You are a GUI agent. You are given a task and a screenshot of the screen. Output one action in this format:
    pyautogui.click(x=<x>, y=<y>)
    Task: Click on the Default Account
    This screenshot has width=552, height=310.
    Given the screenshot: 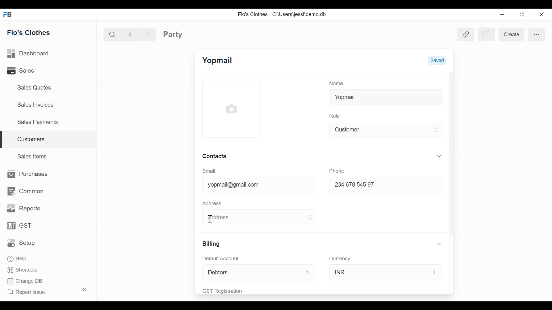 What is the action you would take?
    pyautogui.click(x=227, y=259)
    